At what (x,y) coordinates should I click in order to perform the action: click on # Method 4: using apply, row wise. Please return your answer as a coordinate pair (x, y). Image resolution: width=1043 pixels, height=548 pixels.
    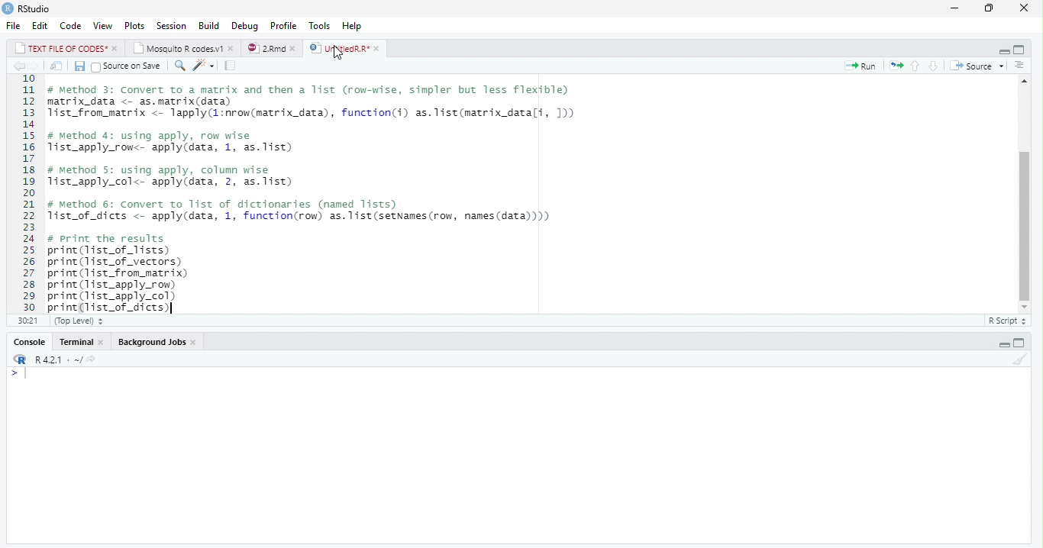
    Looking at the image, I should click on (160, 135).